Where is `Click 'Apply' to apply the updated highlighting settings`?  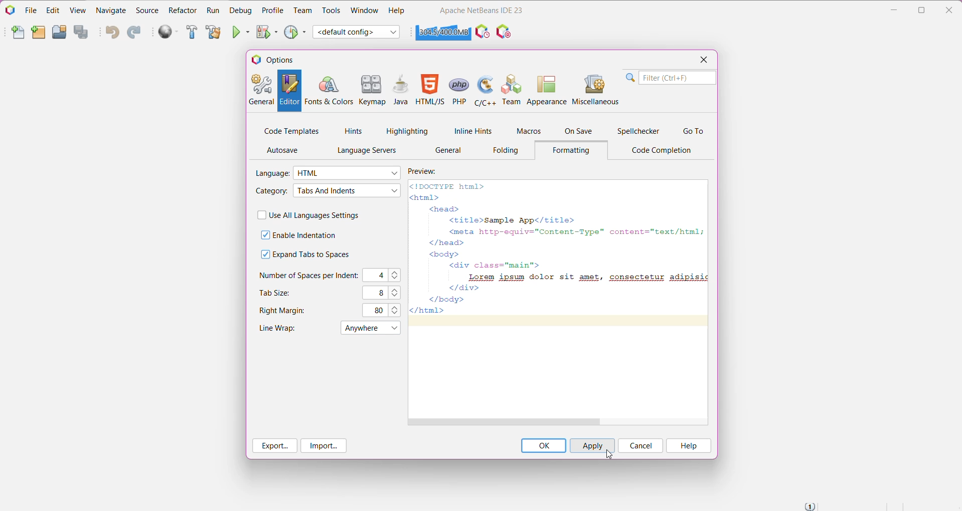
Click 'Apply' to apply the updated highlighting settings is located at coordinates (591, 445).